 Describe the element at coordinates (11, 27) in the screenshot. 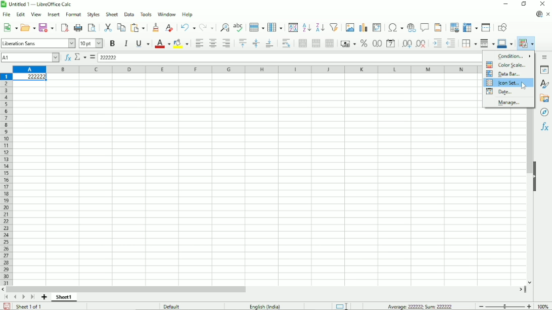

I see `New` at that location.